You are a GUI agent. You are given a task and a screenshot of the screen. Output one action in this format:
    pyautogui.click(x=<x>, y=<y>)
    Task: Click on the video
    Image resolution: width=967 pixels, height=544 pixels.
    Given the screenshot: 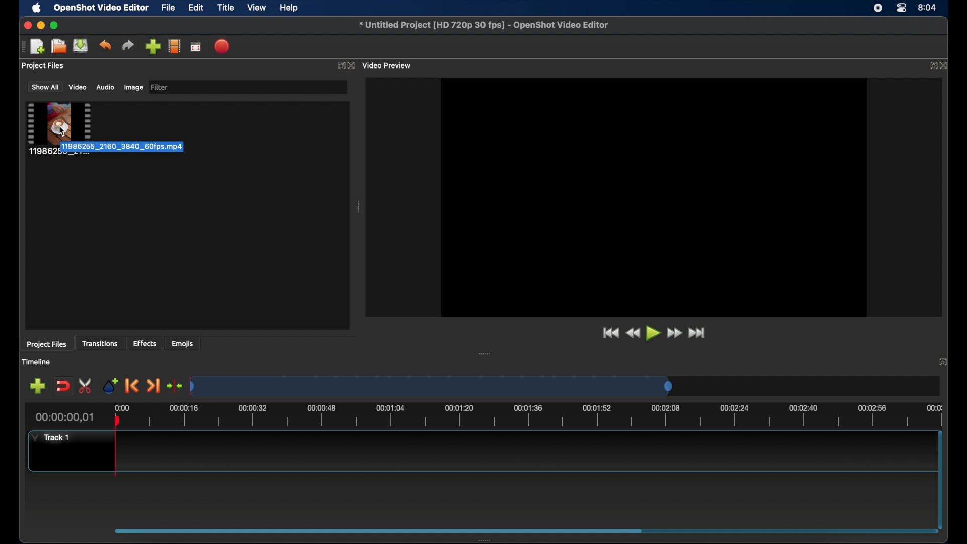 What is the action you would take?
    pyautogui.click(x=78, y=87)
    